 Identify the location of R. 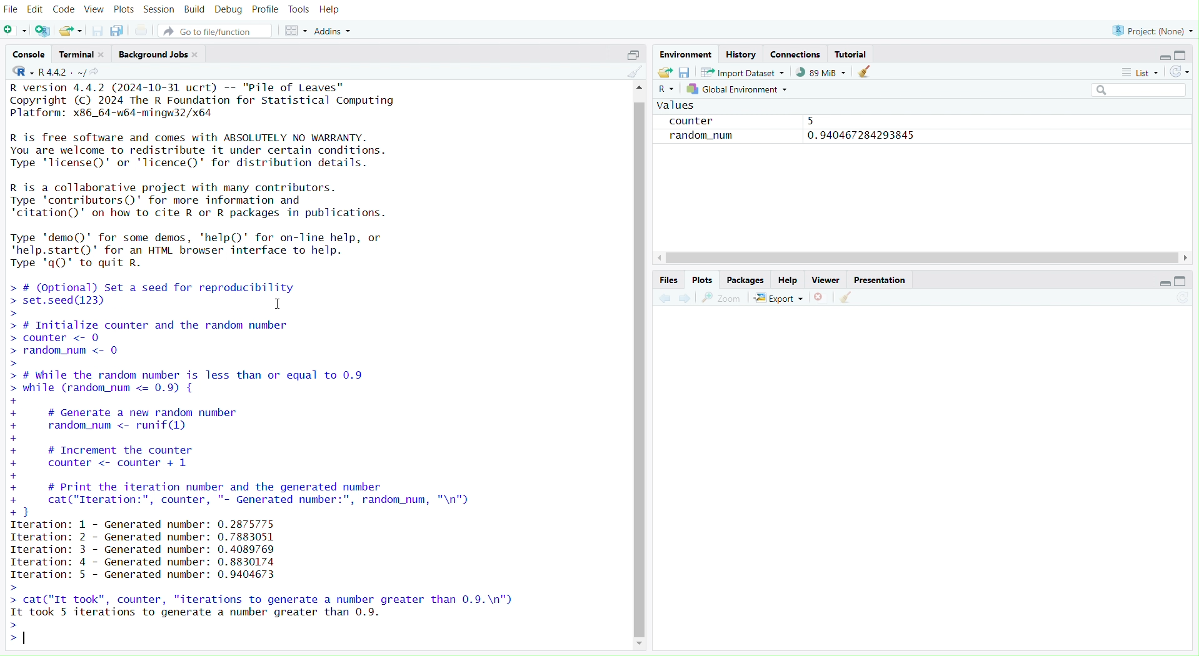
(666, 88).